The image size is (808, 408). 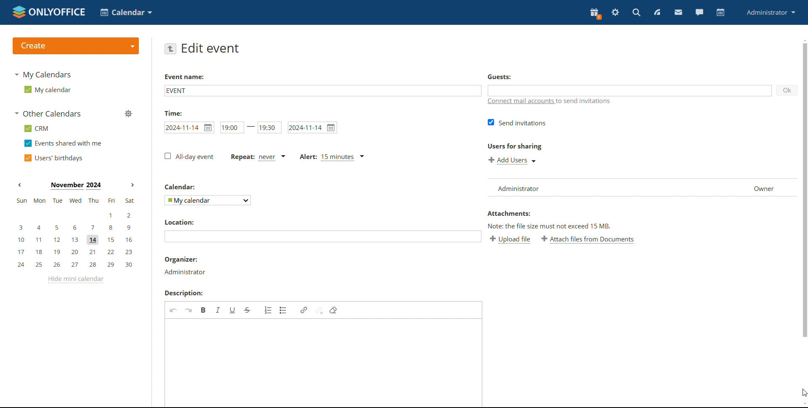 I want to click on next month, so click(x=132, y=184).